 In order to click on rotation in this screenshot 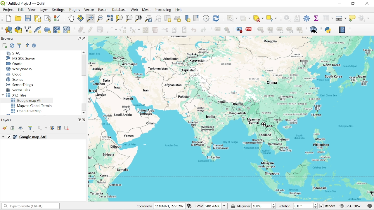, I will do `click(285, 206)`.